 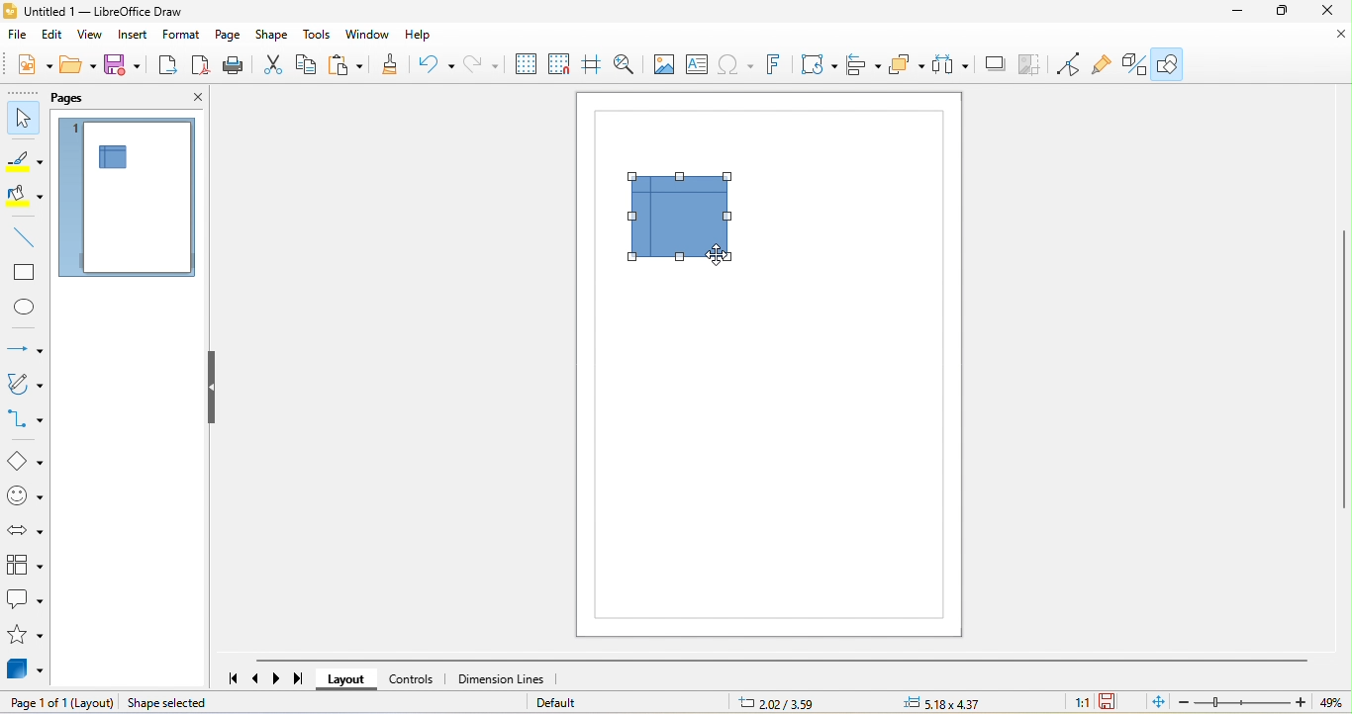 What do you see at coordinates (27, 637) in the screenshot?
I see `star and banners` at bounding box center [27, 637].